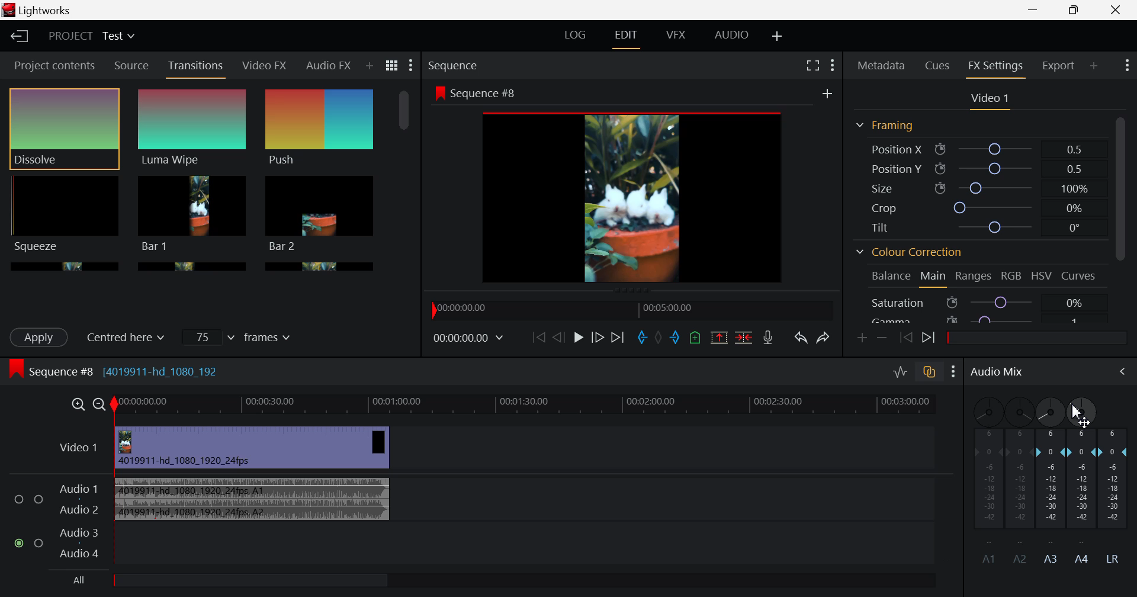 The image size is (1137, 597). What do you see at coordinates (264, 67) in the screenshot?
I see `Video FX` at bounding box center [264, 67].